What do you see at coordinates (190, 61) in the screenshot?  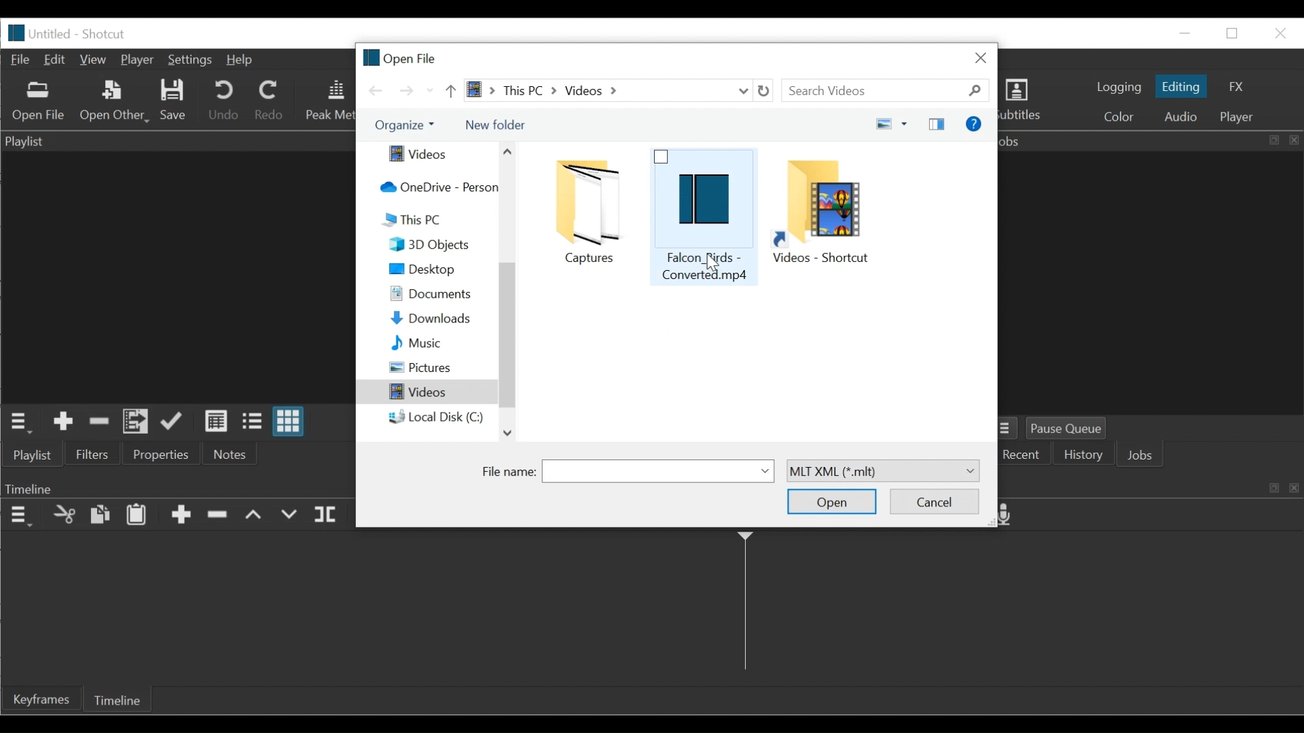 I see `Settings` at bounding box center [190, 61].